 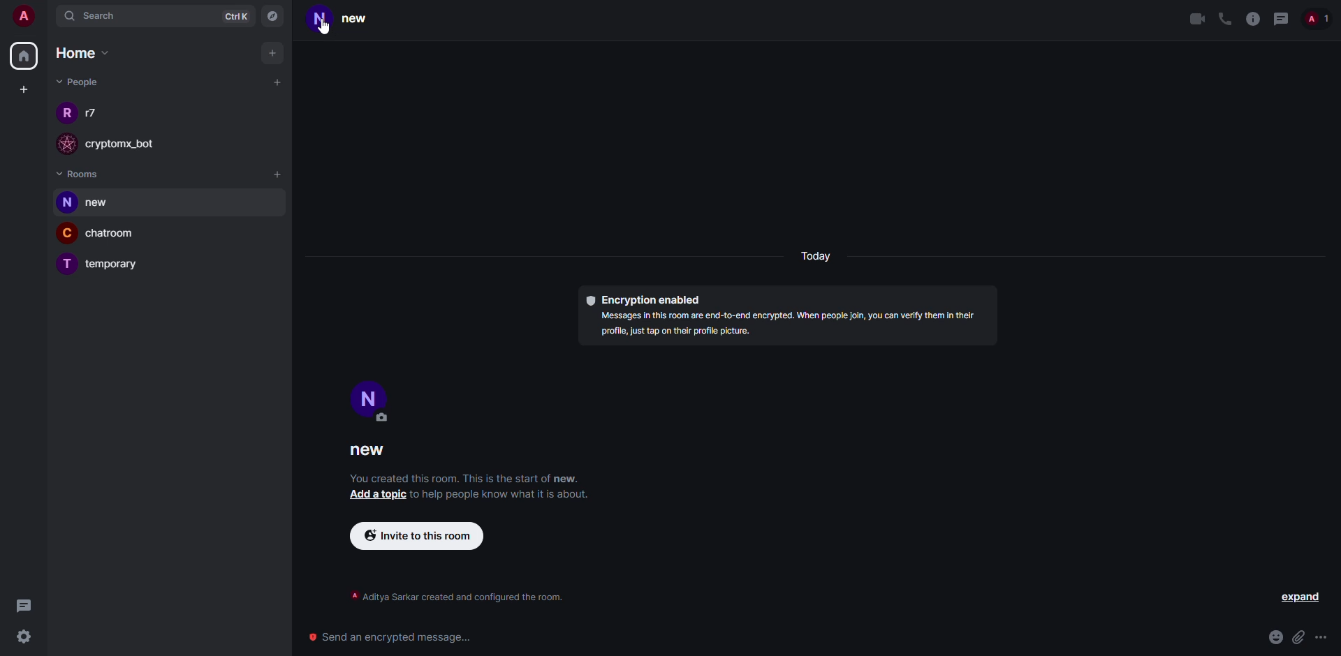 What do you see at coordinates (643, 299) in the screenshot?
I see `encryption enabled` at bounding box center [643, 299].